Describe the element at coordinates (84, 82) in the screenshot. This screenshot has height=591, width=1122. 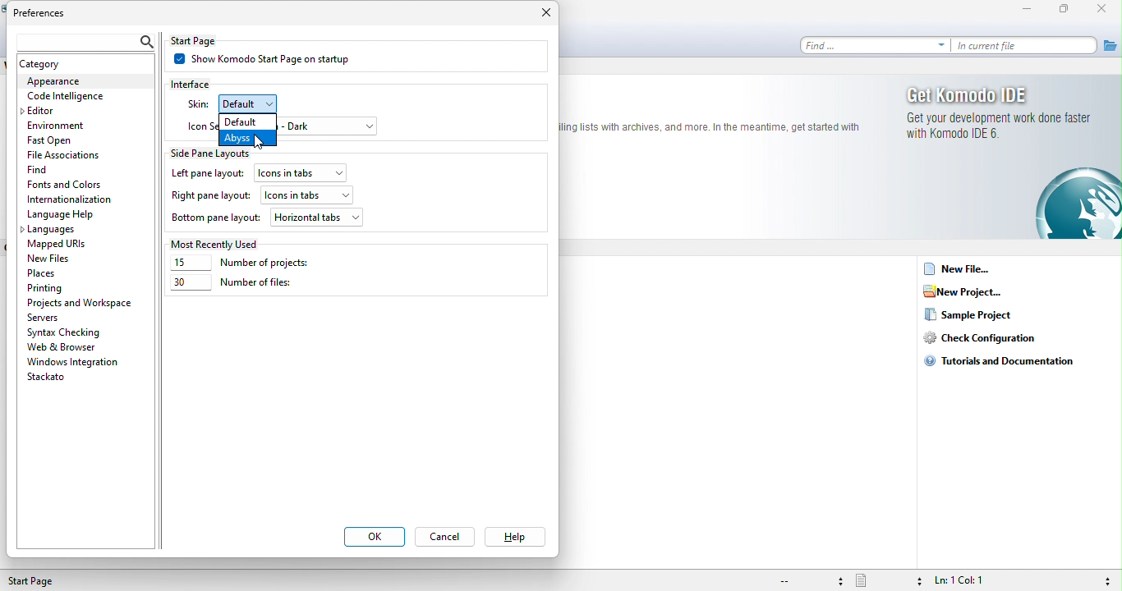
I see `appearence` at that location.